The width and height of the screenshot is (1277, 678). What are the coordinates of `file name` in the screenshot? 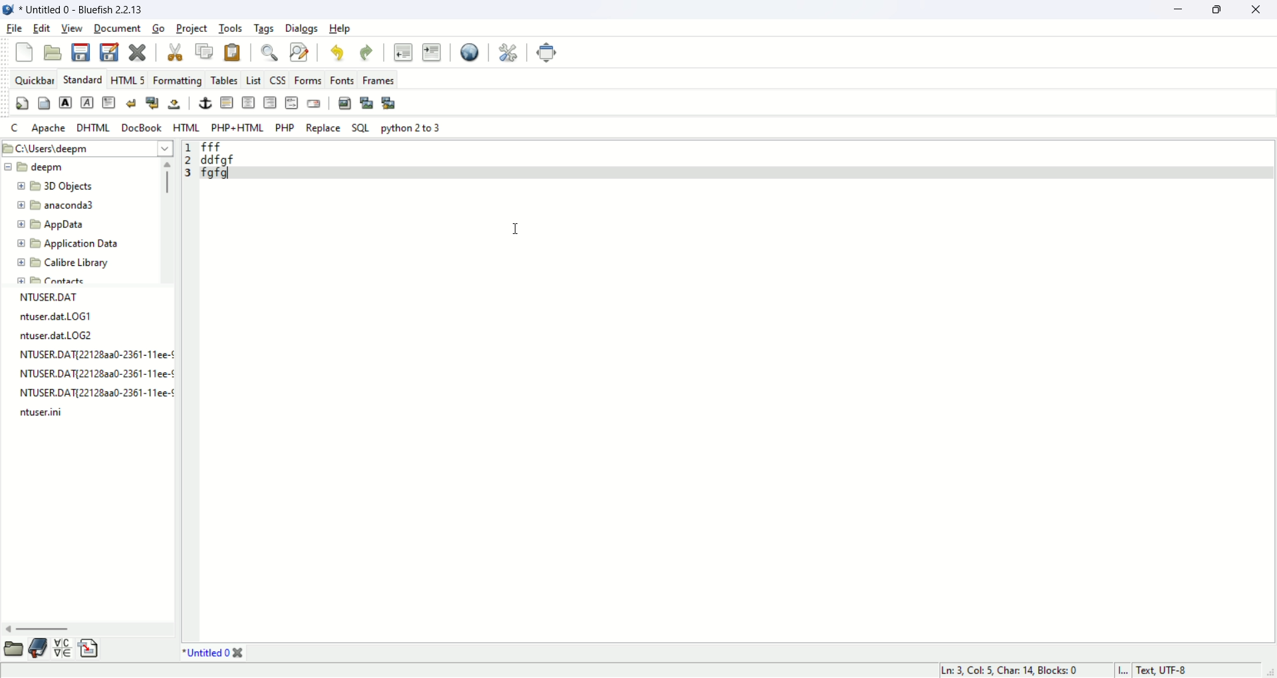 It's located at (94, 395).